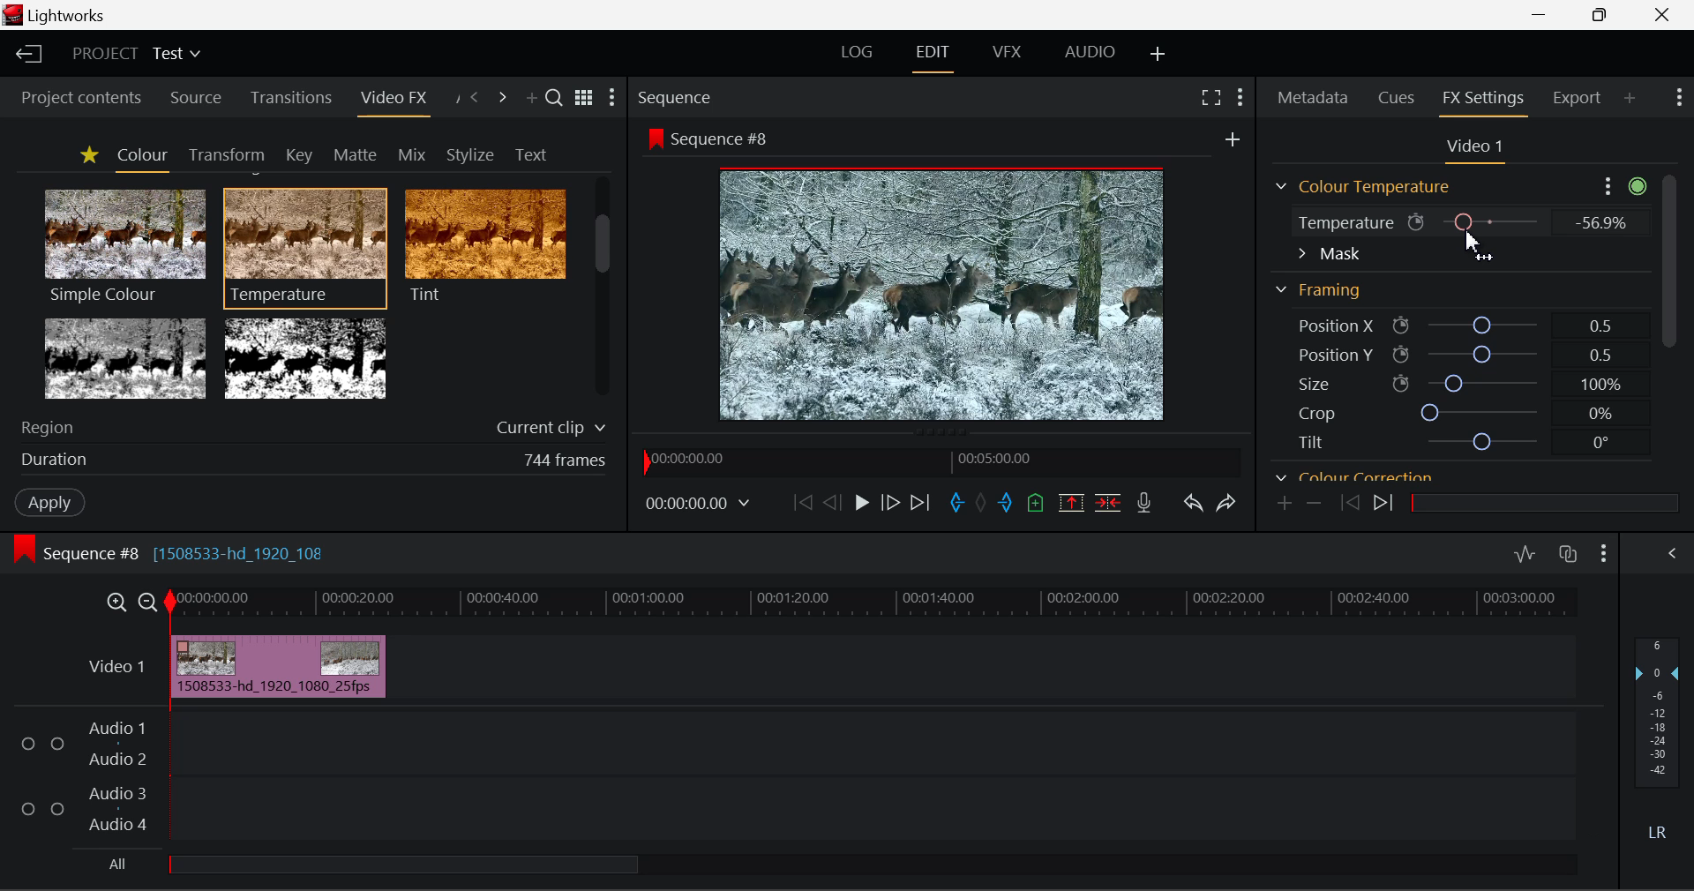 The height and width of the screenshot is (891, 1694). I want to click on crop, so click(1482, 411).